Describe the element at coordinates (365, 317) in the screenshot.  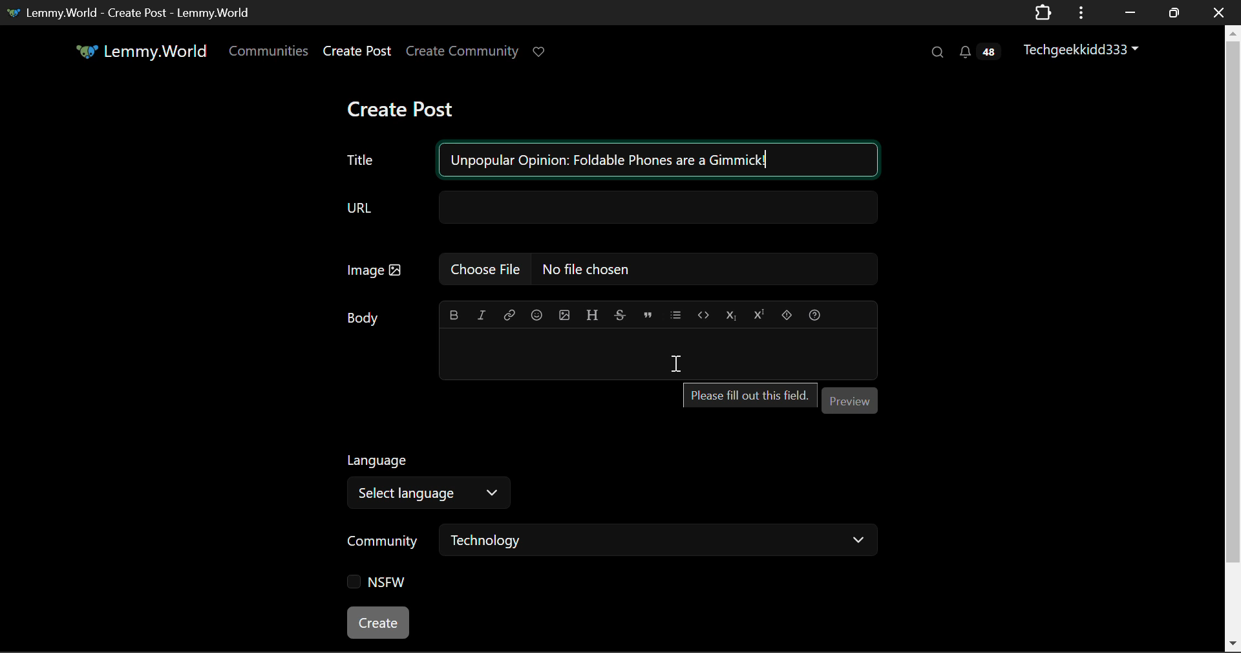
I see `Body` at that location.